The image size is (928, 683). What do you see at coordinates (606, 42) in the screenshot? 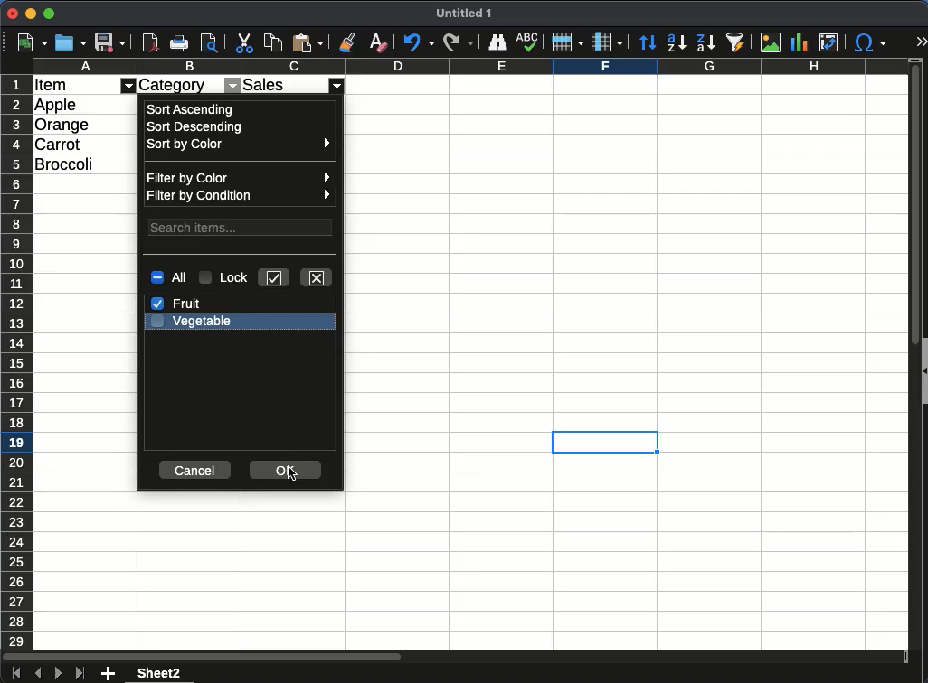
I see `column` at bounding box center [606, 42].